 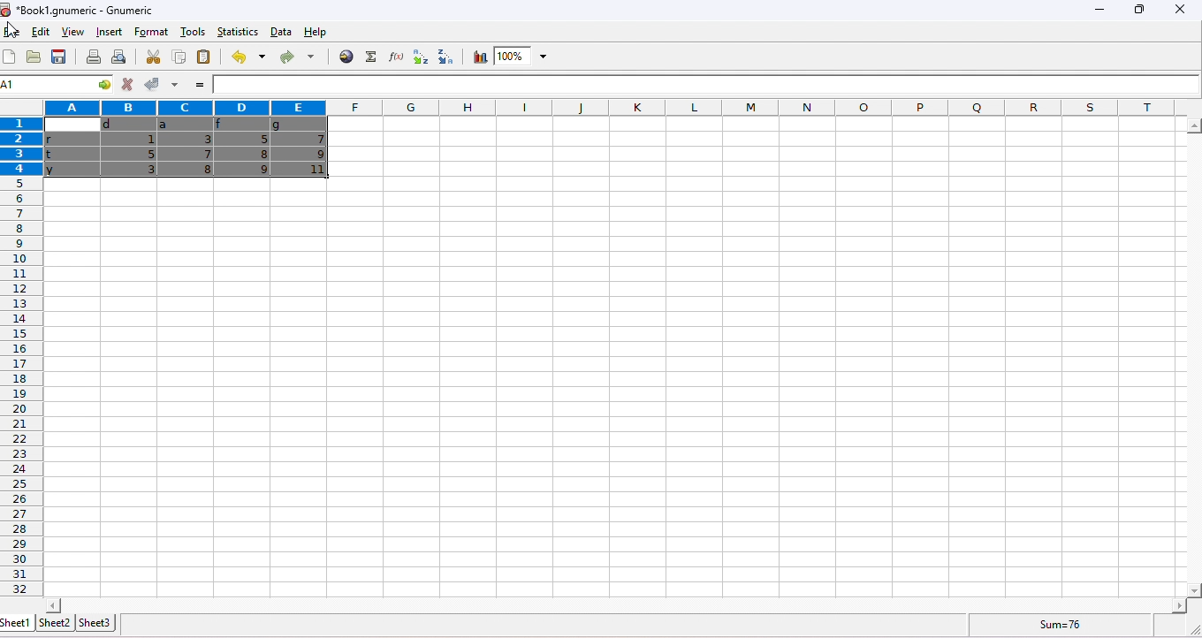 I want to click on new, so click(x=11, y=57).